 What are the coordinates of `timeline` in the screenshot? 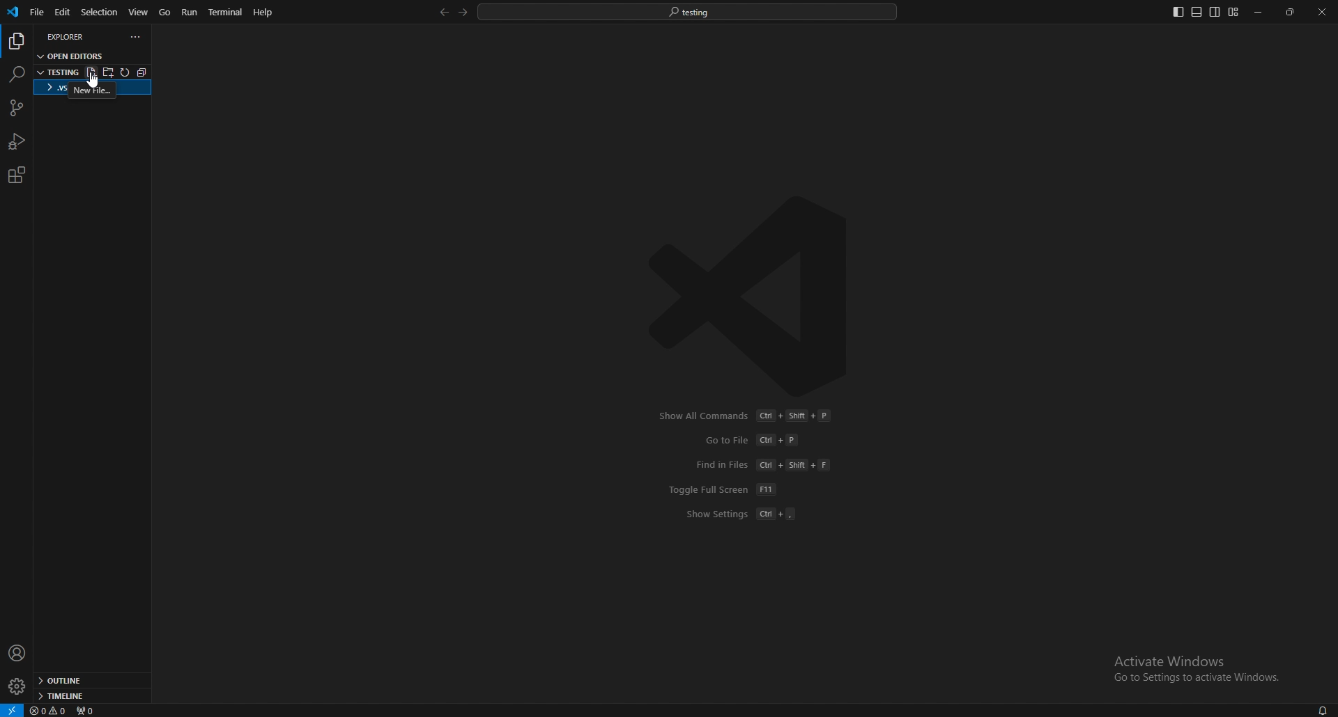 It's located at (88, 696).